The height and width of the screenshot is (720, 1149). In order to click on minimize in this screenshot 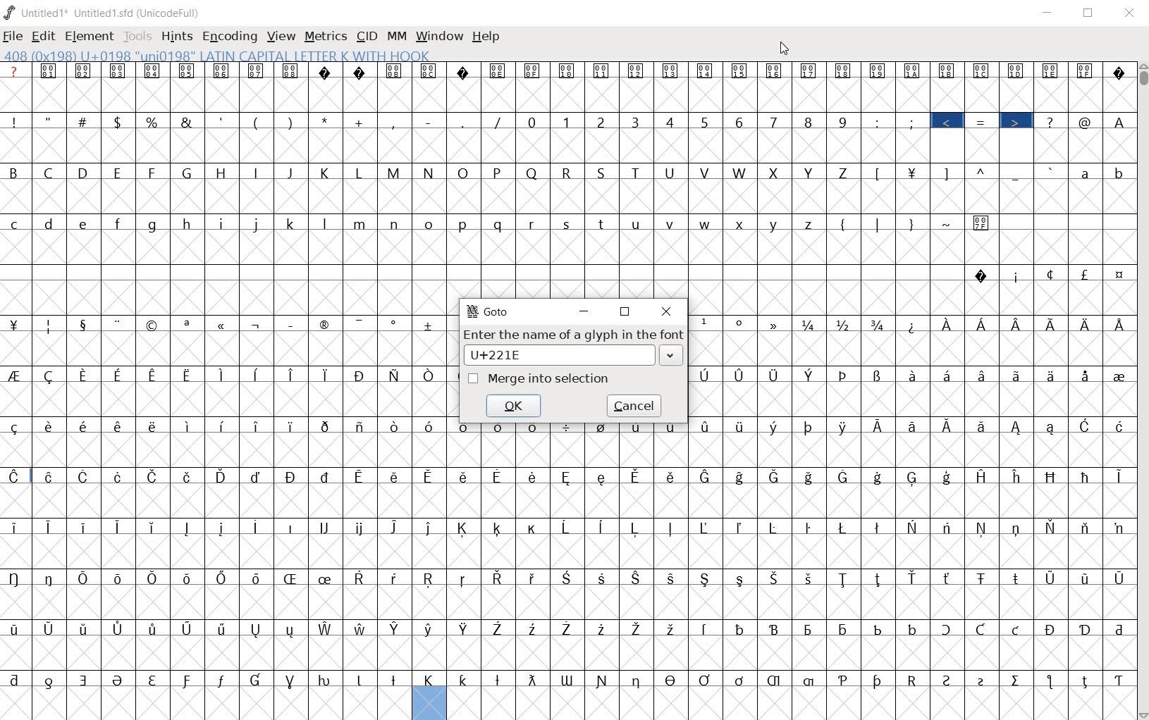, I will do `click(1048, 13)`.